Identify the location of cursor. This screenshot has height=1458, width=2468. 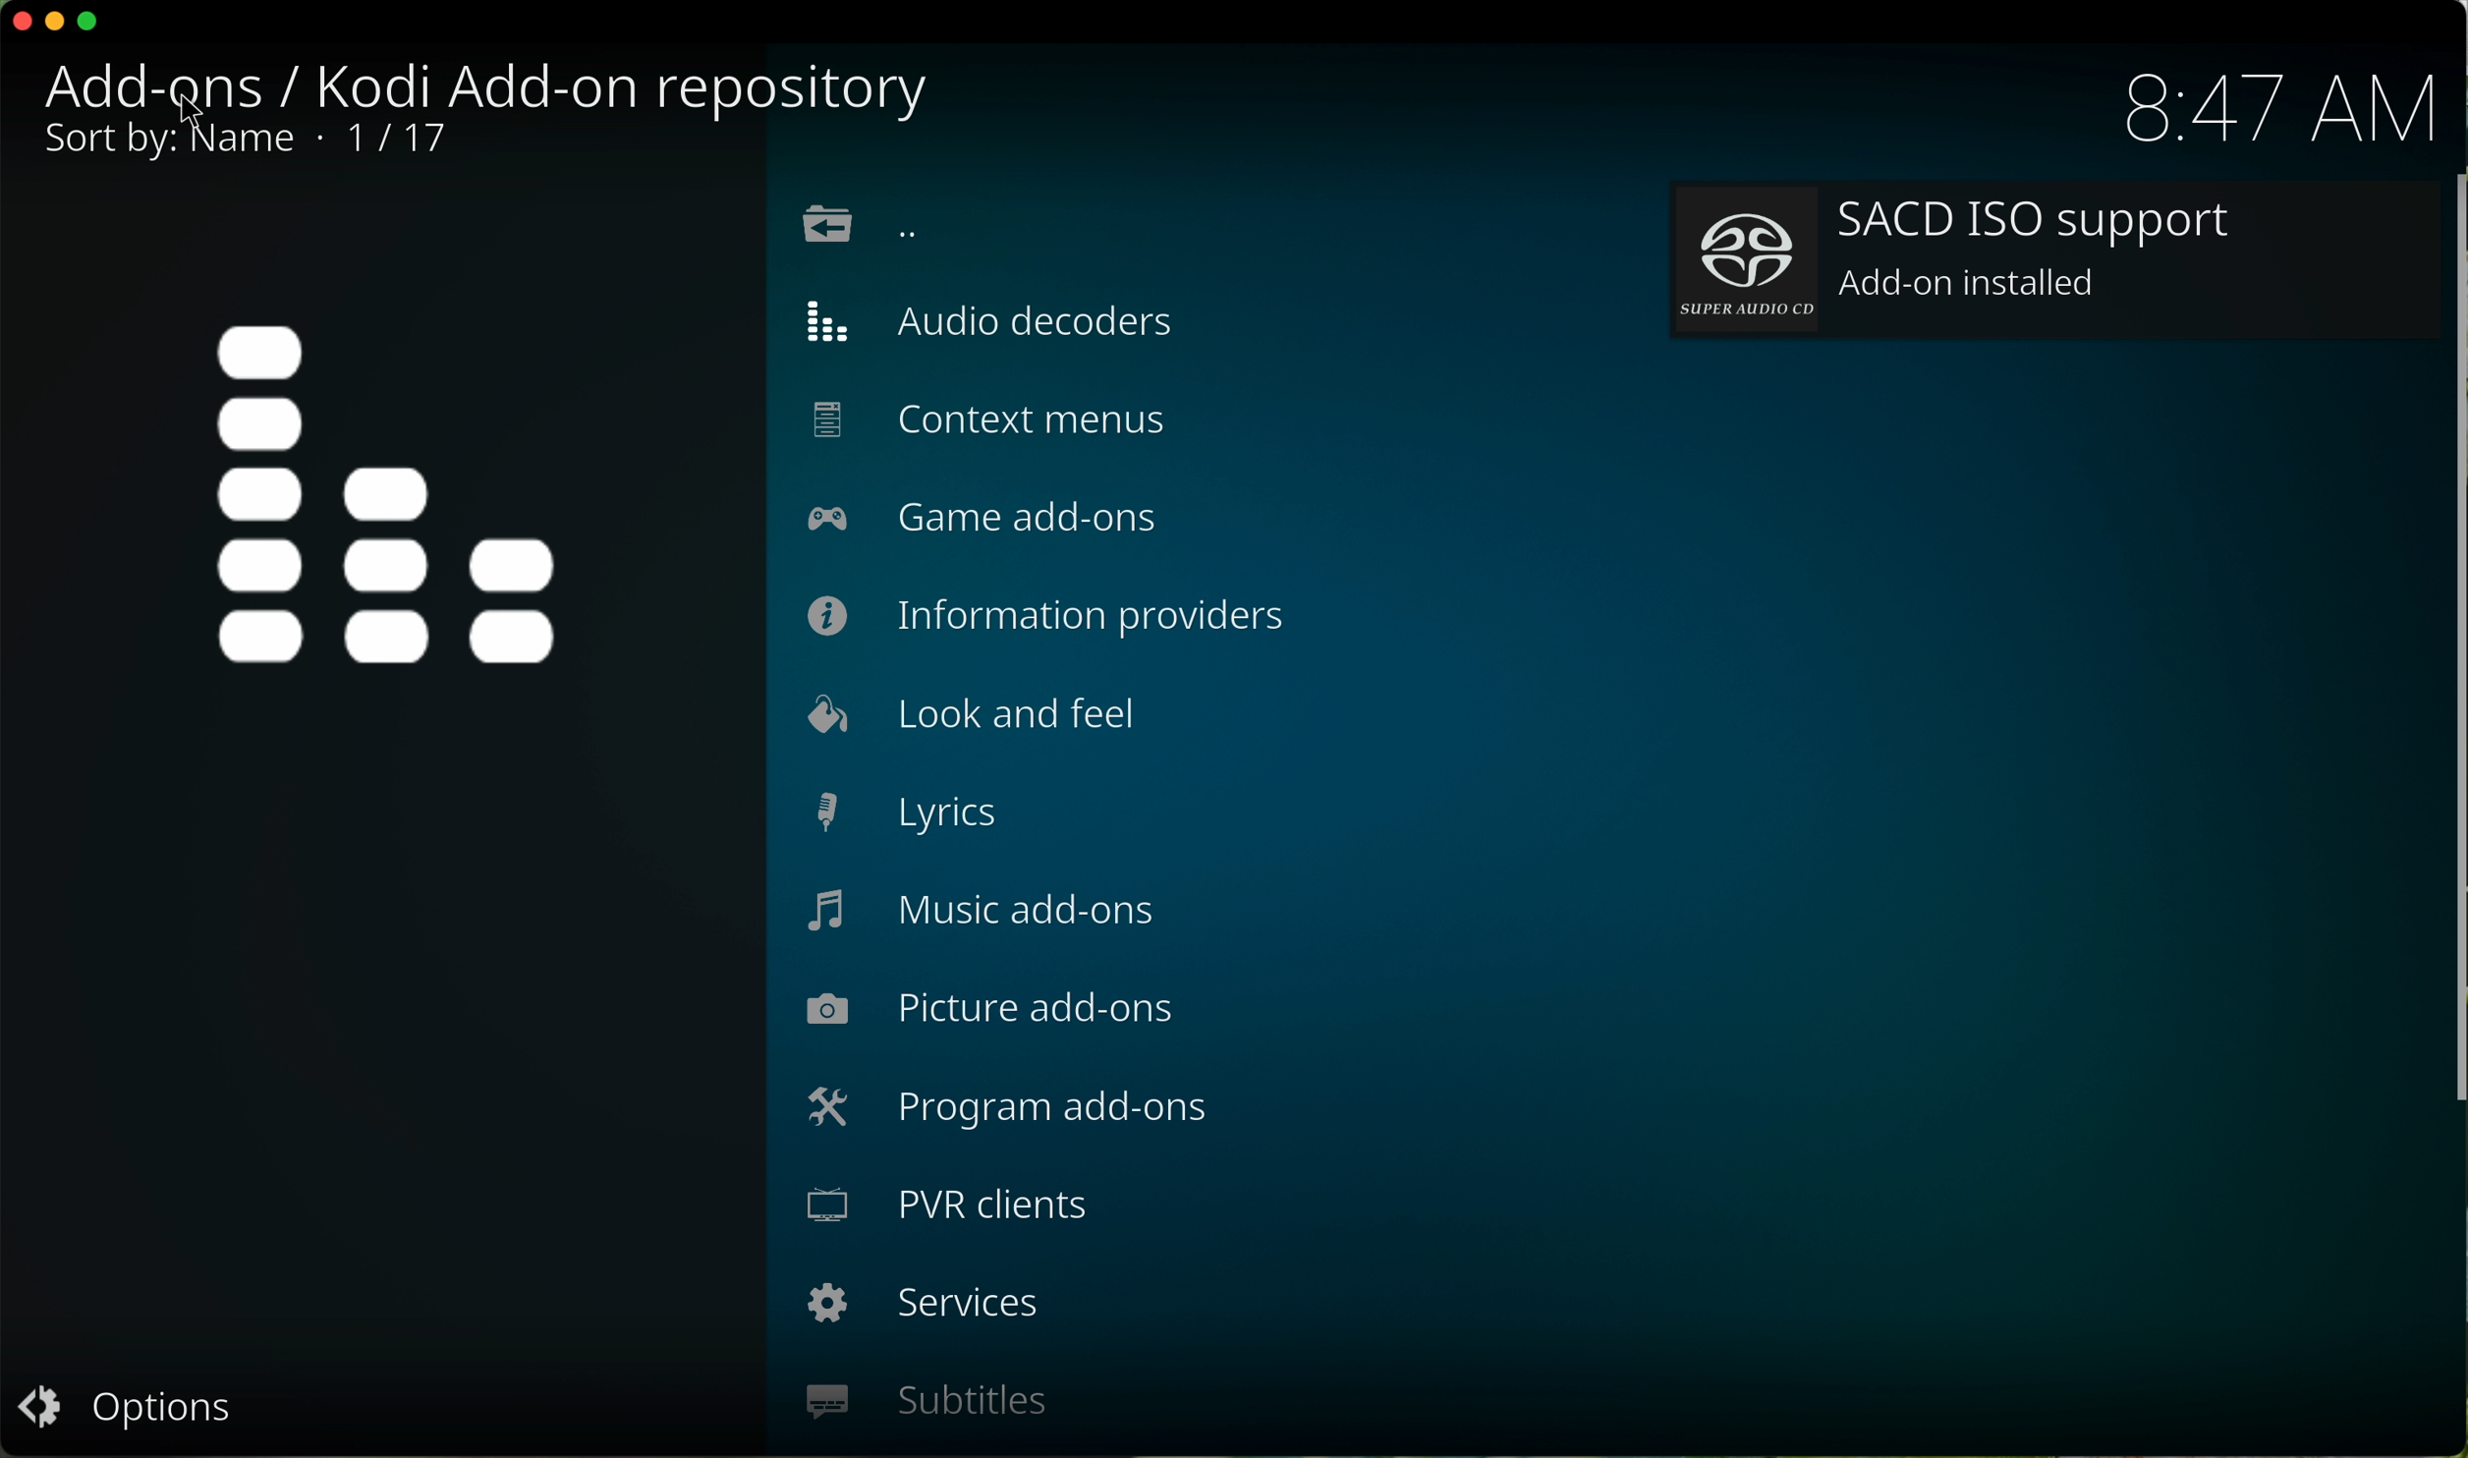
(206, 116).